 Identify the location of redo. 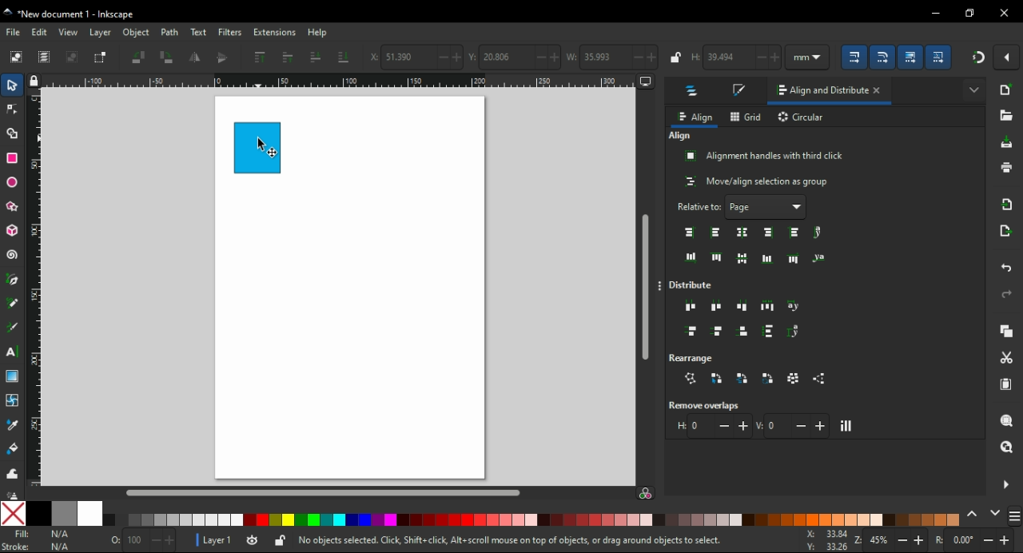
(1007, 294).